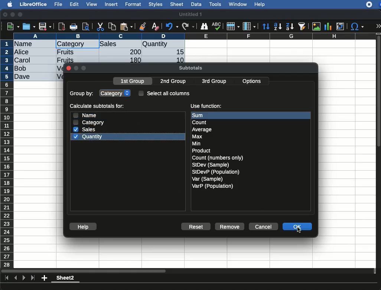 The image size is (381, 290). What do you see at coordinates (165, 93) in the screenshot?
I see `select all columns` at bounding box center [165, 93].